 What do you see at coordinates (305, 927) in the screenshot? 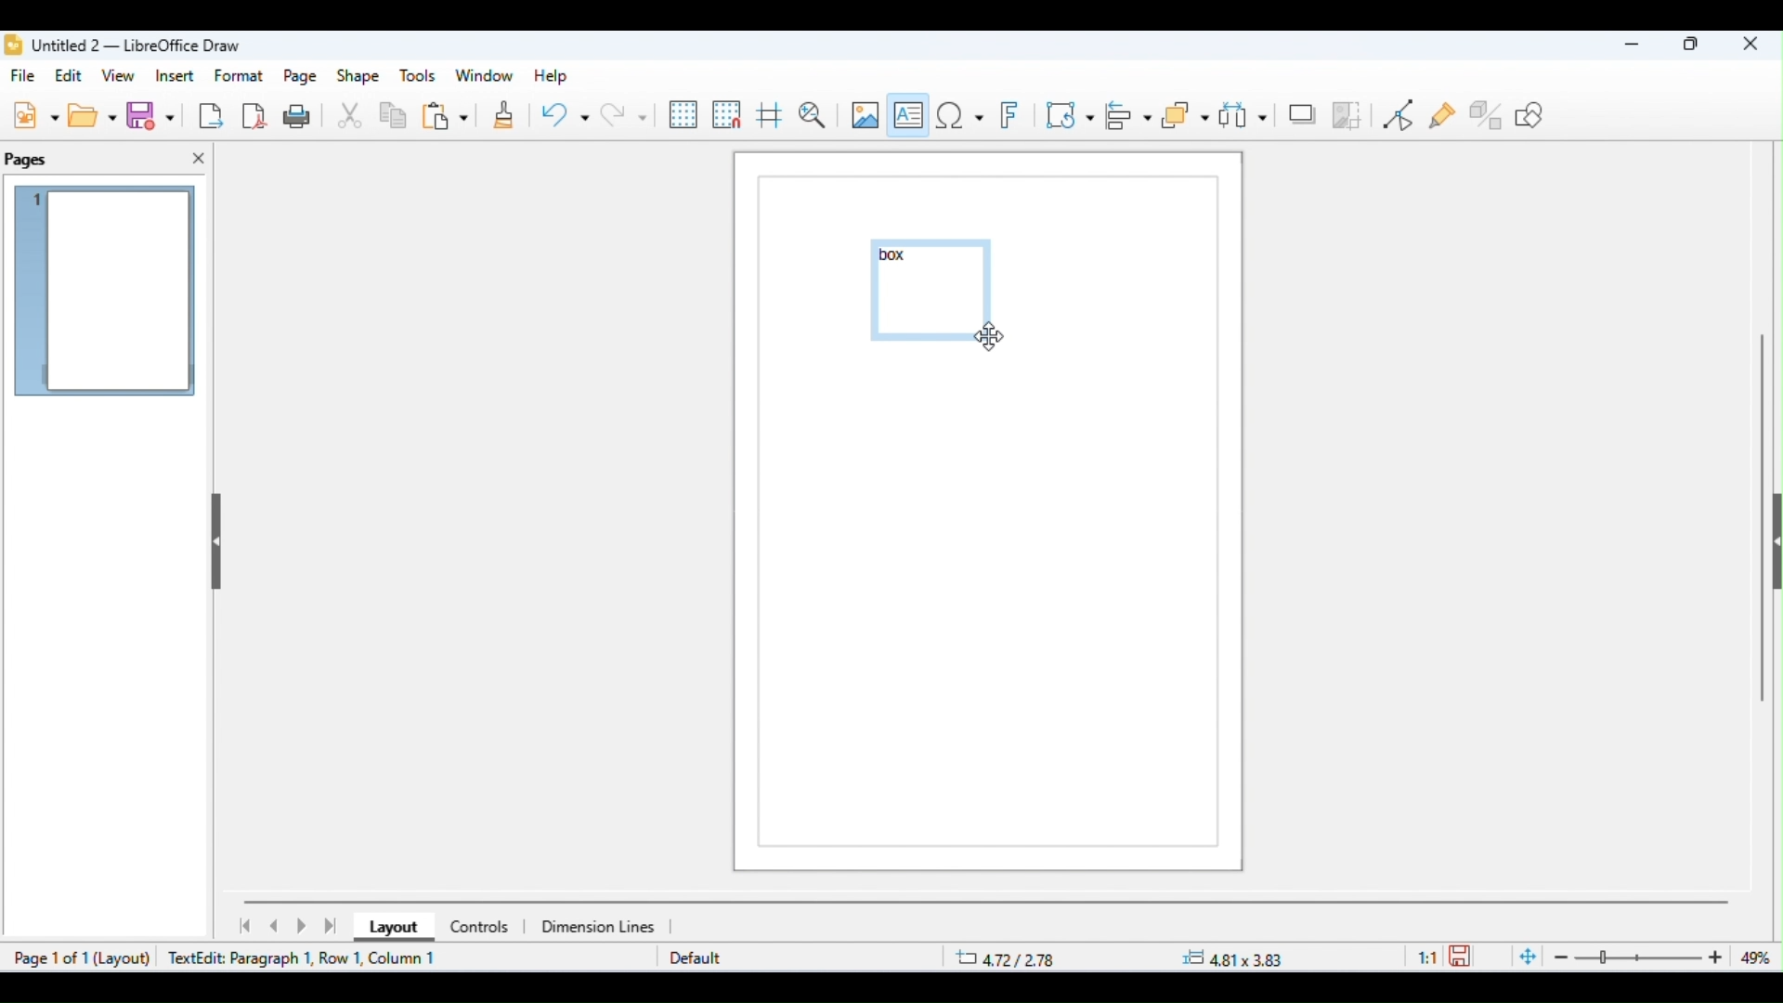
I see `next page` at bounding box center [305, 927].